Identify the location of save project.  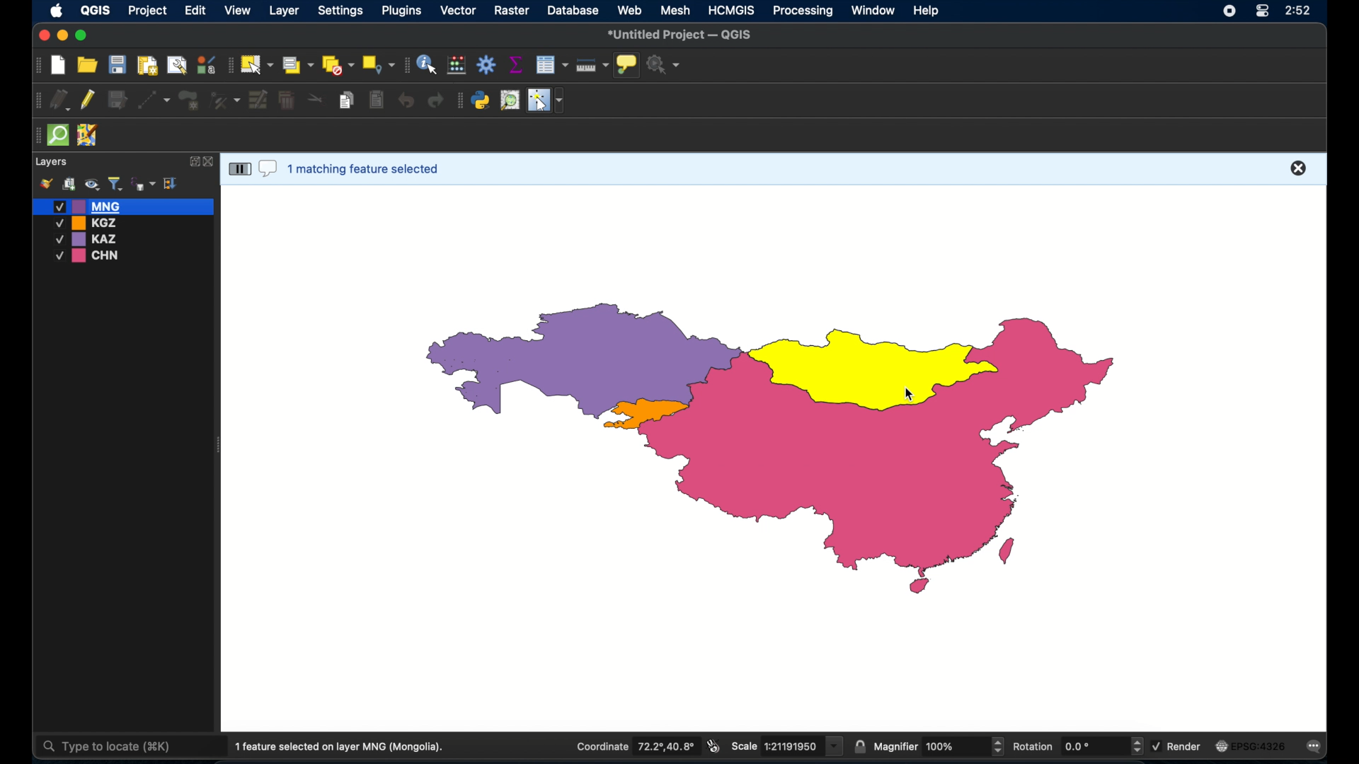
(117, 64).